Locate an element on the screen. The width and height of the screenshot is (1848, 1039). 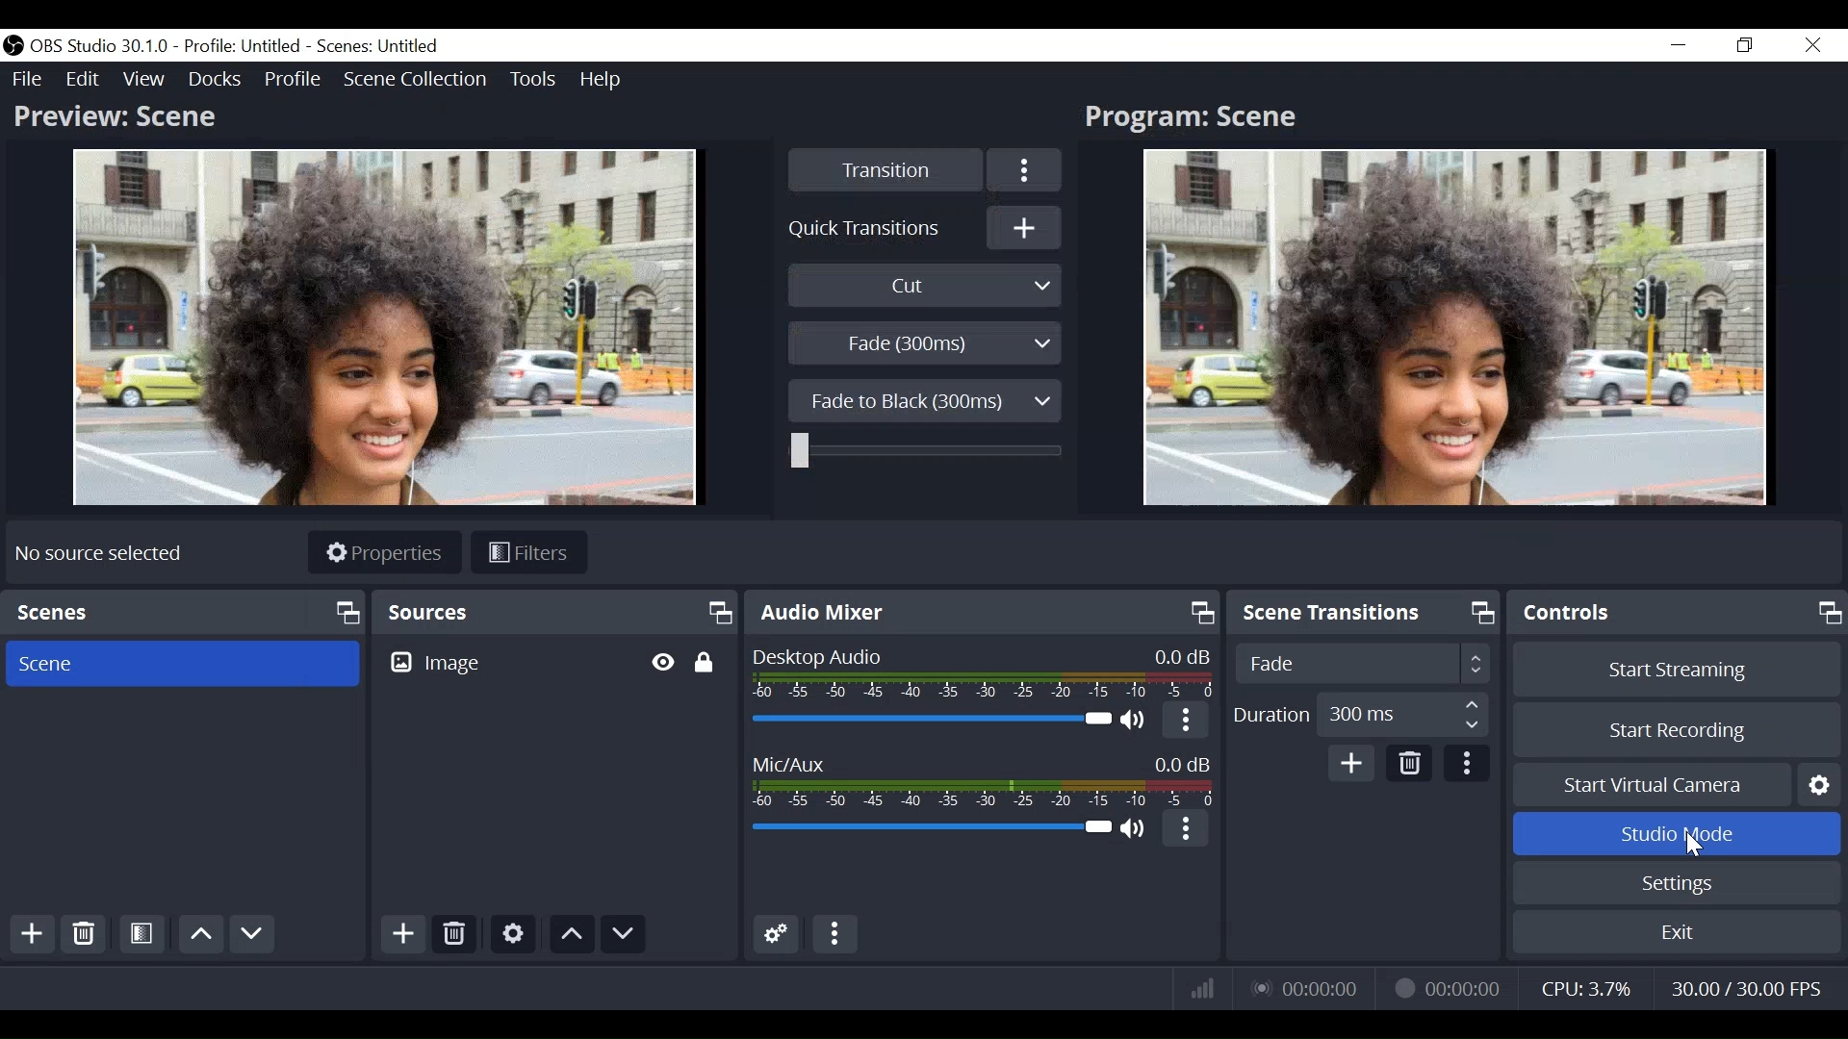
Program Screen is located at coordinates (1452, 327).